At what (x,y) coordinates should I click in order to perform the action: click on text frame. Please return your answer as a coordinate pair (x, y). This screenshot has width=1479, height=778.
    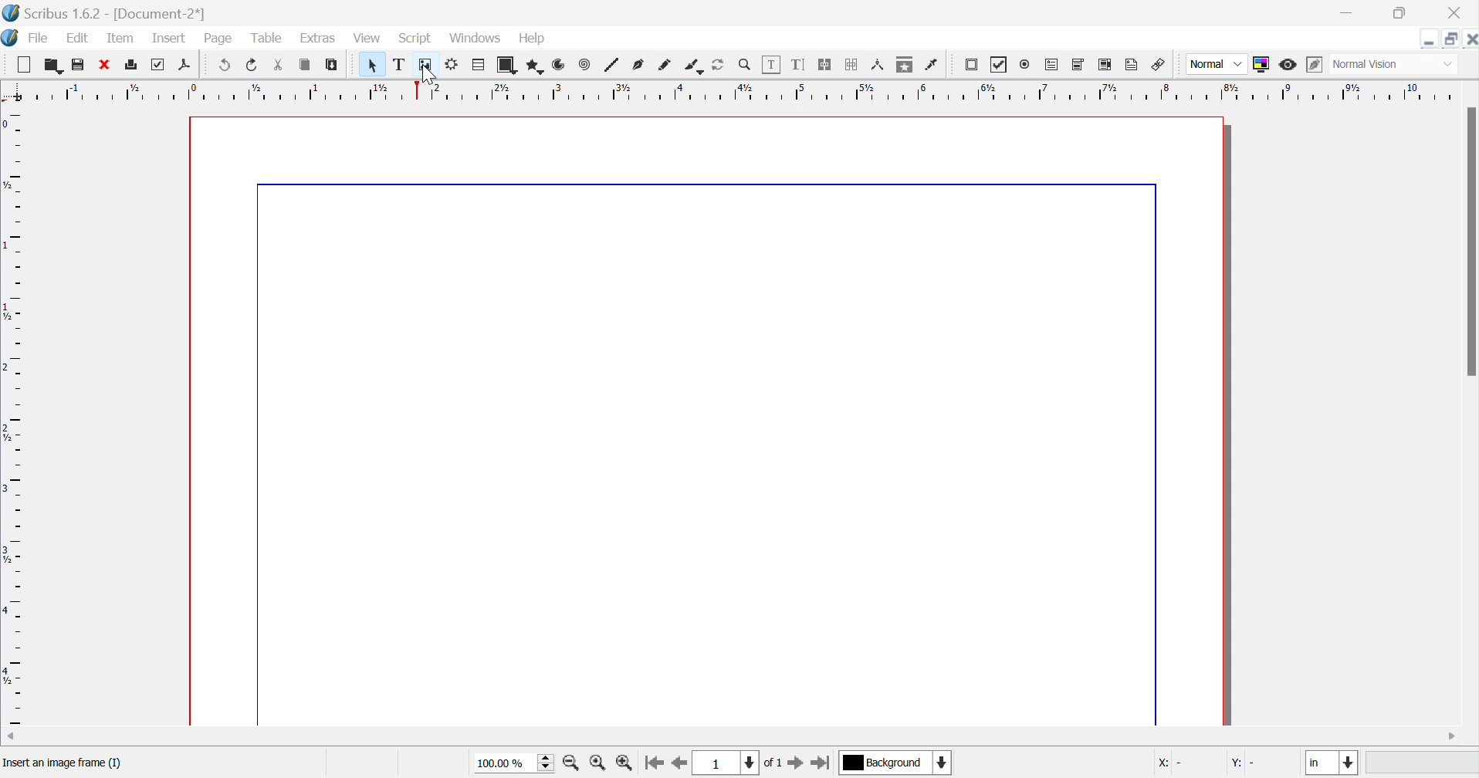
    Looking at the image, I should click on (398, 65).